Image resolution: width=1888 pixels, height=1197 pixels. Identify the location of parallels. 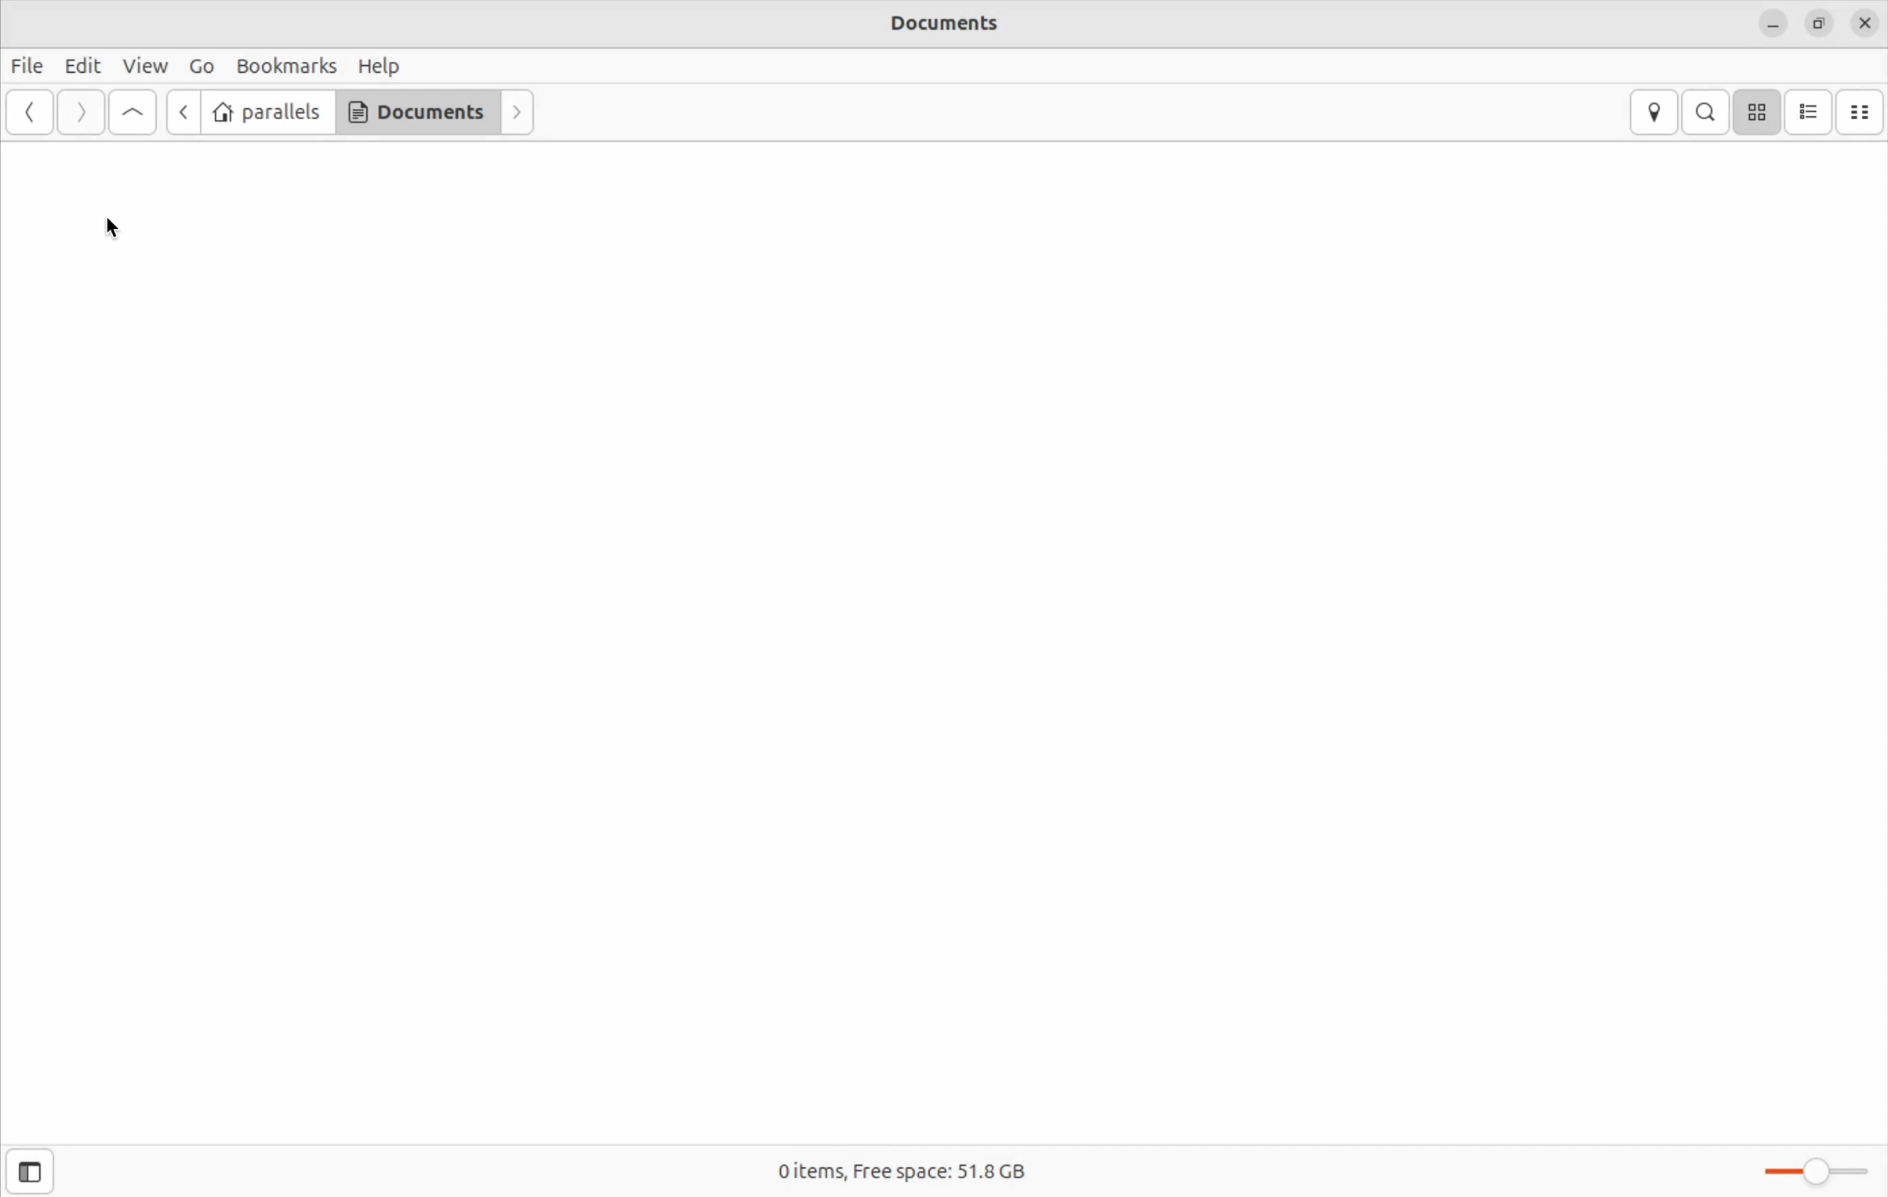
(268, 112).